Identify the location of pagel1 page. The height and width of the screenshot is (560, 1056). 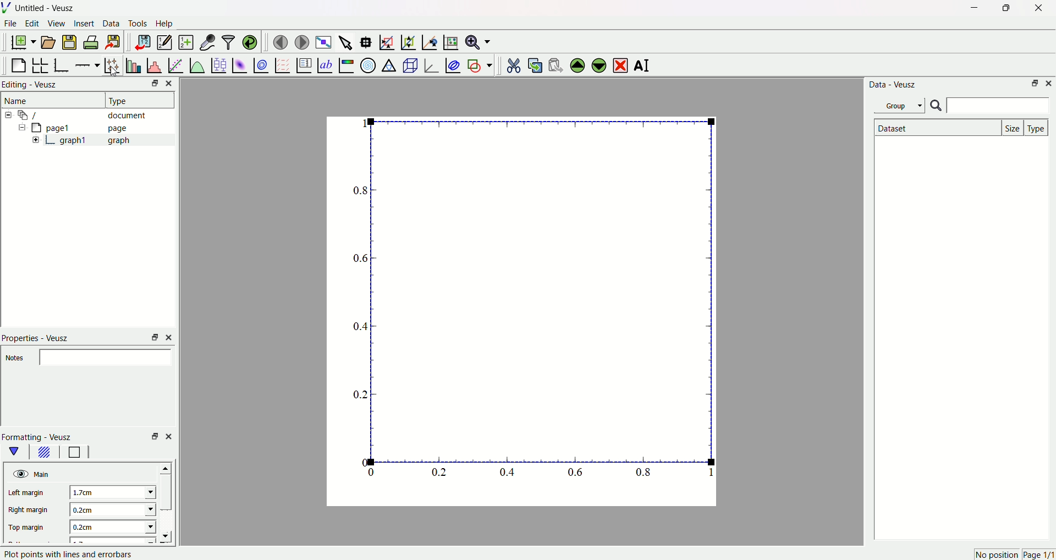
(88, 128).